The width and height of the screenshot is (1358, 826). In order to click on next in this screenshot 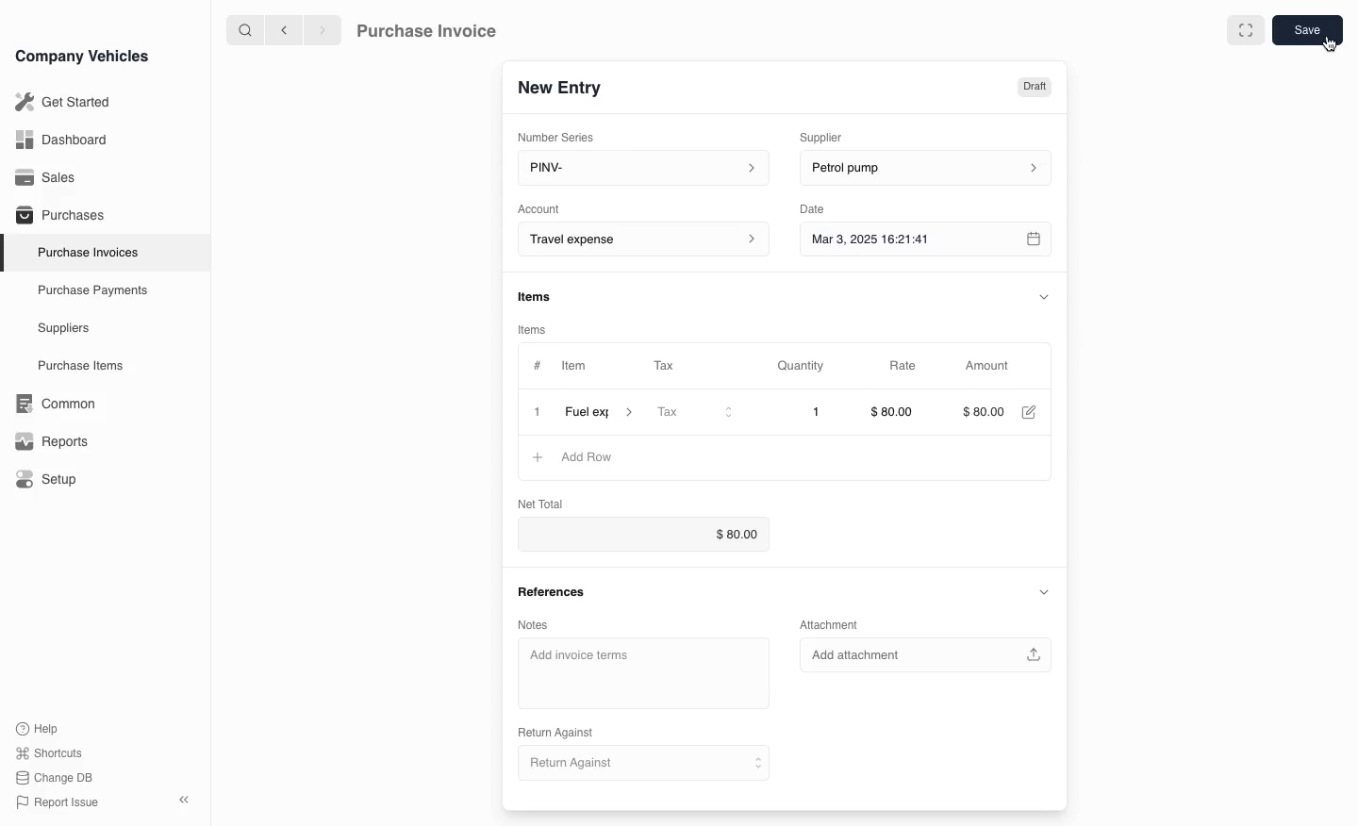, I will do `click(323, 29)`.